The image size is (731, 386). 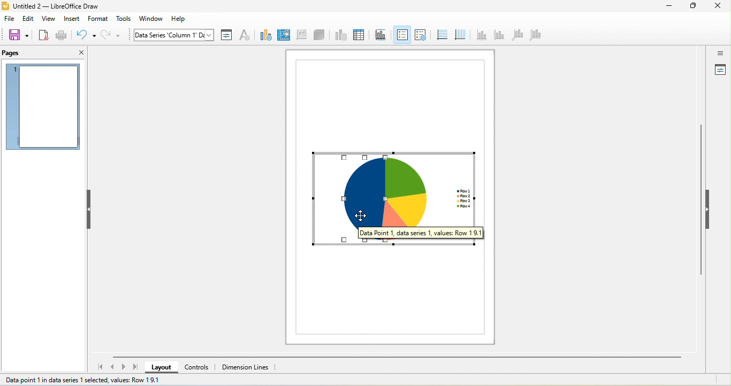 I want to click on last, so click(x=135, y=366).